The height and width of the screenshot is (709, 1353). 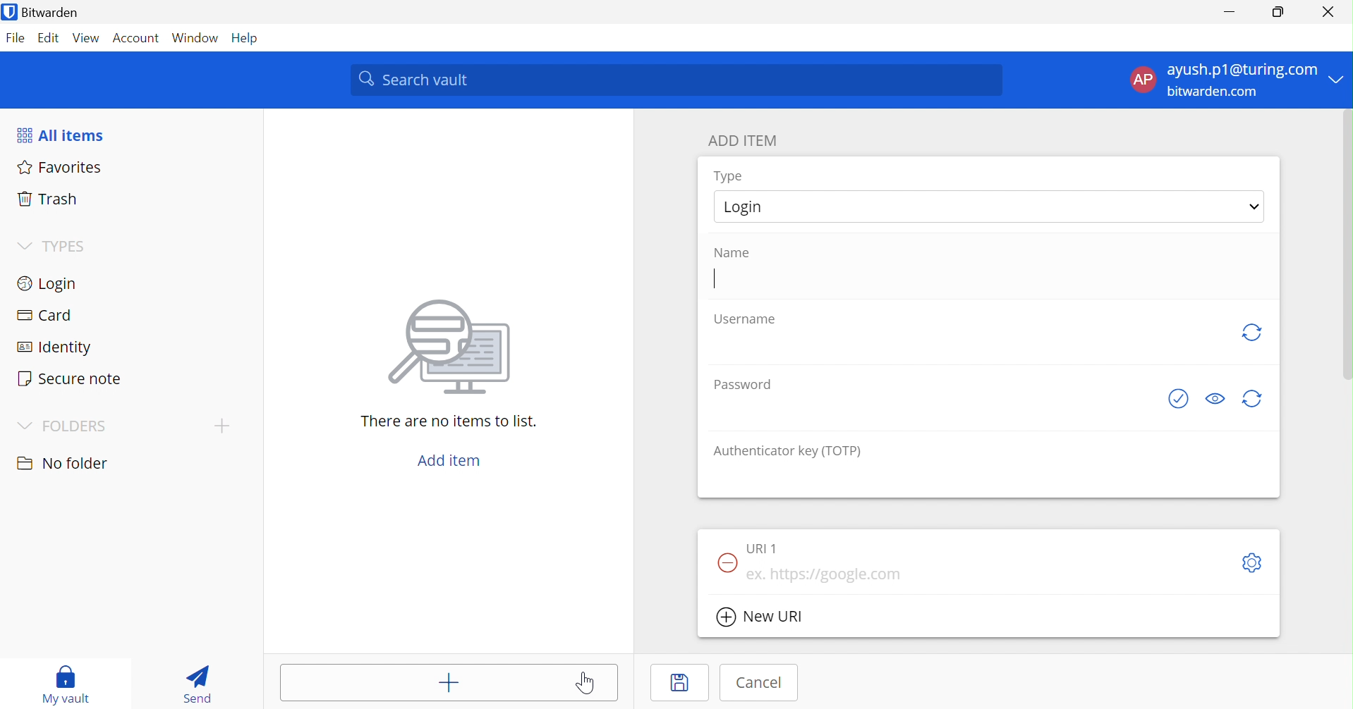 What do you see at coordinates (54, 246) in the screenshot?
I see `TYPES` at bounding box center [54, 246].